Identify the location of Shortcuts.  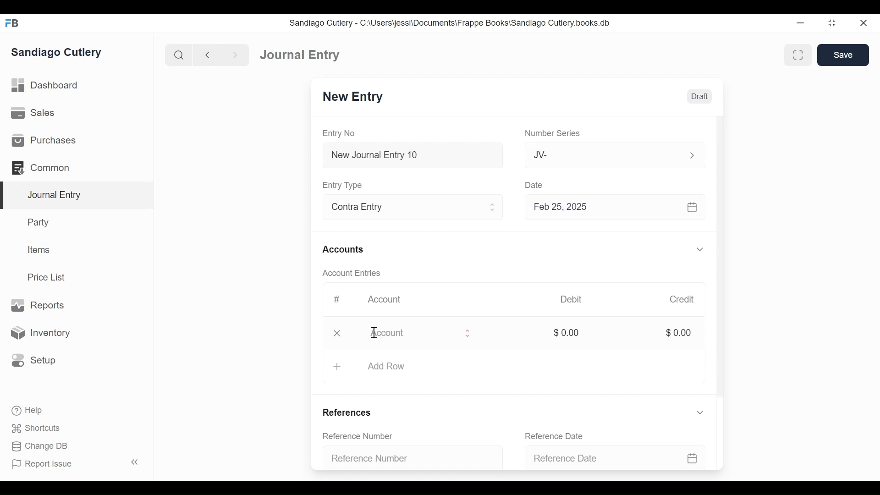
(33, 428).